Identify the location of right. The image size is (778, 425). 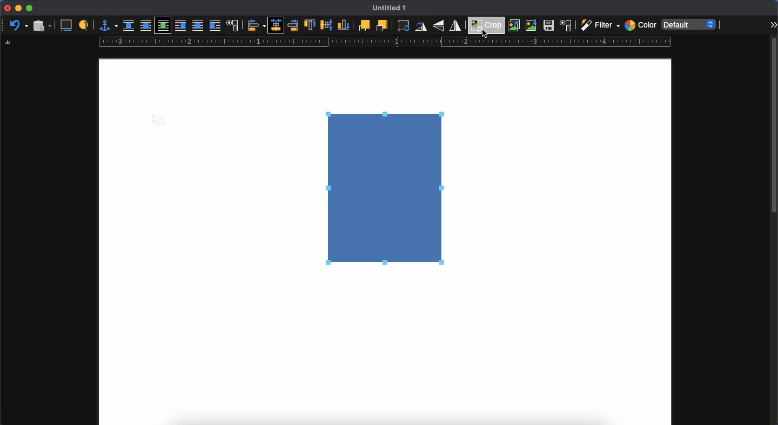
(294, 25).